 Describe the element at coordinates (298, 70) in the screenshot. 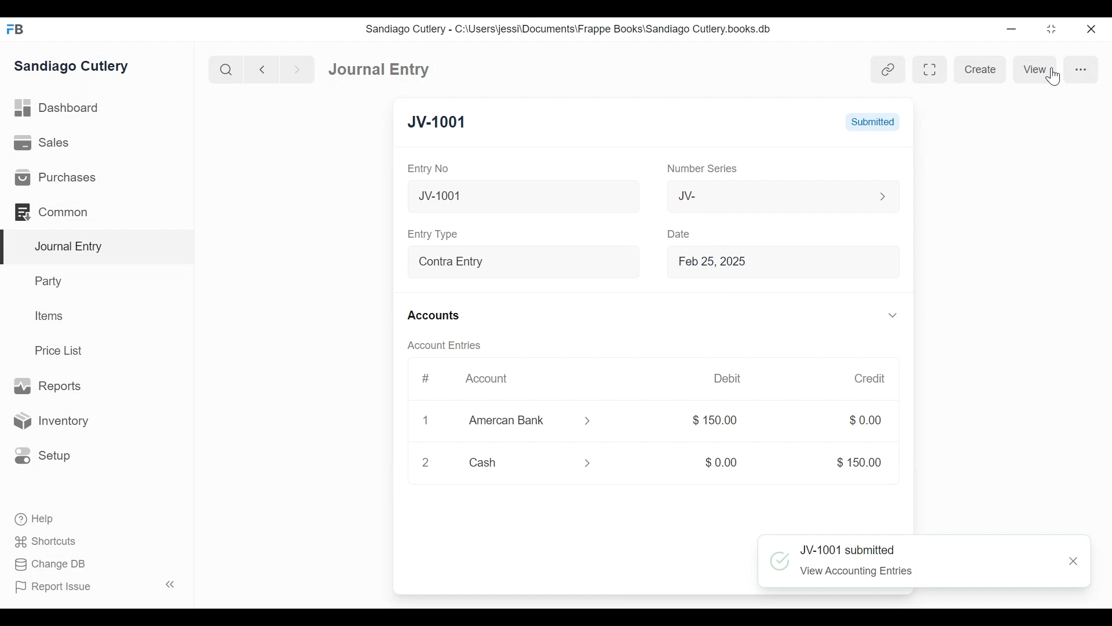

I see `Navigate Forward` at that location.